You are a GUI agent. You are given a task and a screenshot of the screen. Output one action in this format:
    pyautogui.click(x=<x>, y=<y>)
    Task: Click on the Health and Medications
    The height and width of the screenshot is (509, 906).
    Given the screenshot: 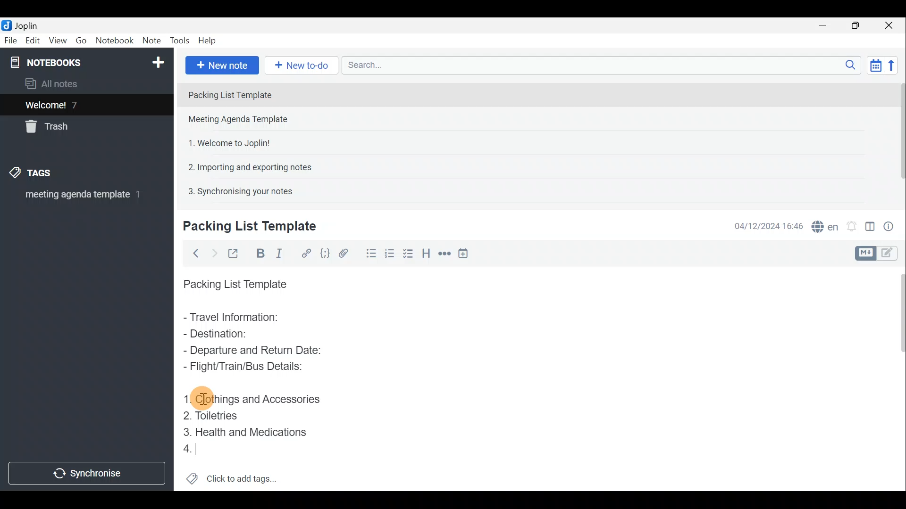 What is the action you would take?
    pyautogui.click(x=244, y=431)
    